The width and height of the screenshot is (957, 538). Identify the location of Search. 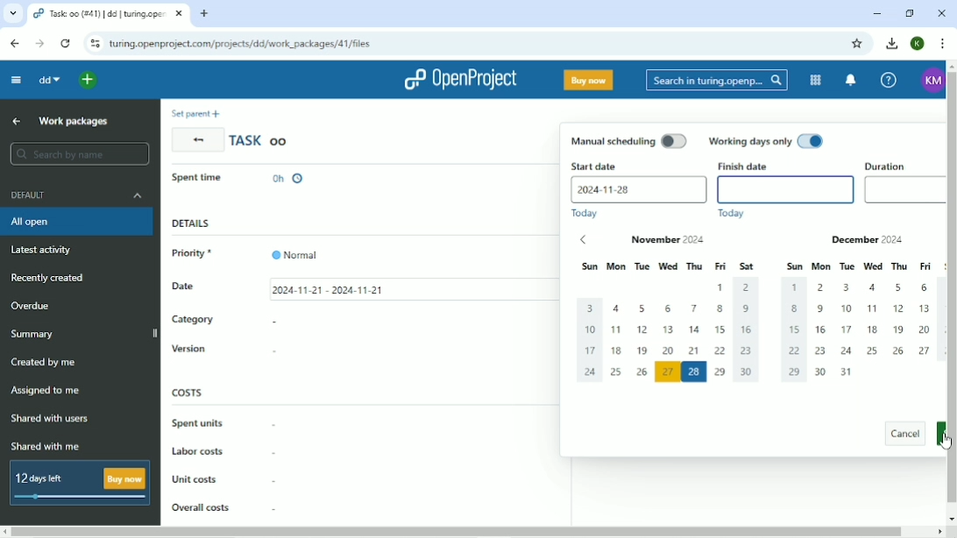
(717, 80).